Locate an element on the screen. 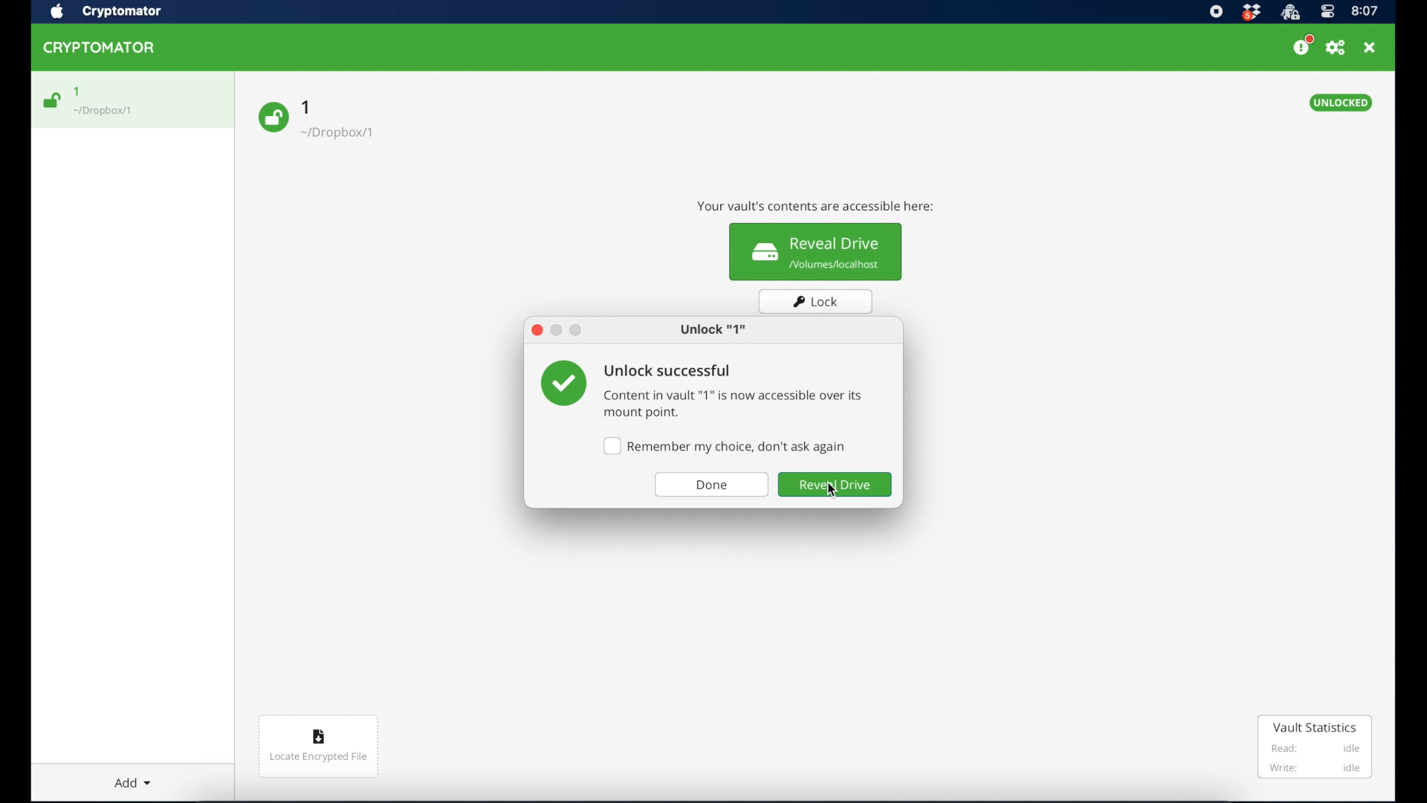 This screenshot has width=1427, height=803. screen recorder icon is located at coordinates (1217, 11).